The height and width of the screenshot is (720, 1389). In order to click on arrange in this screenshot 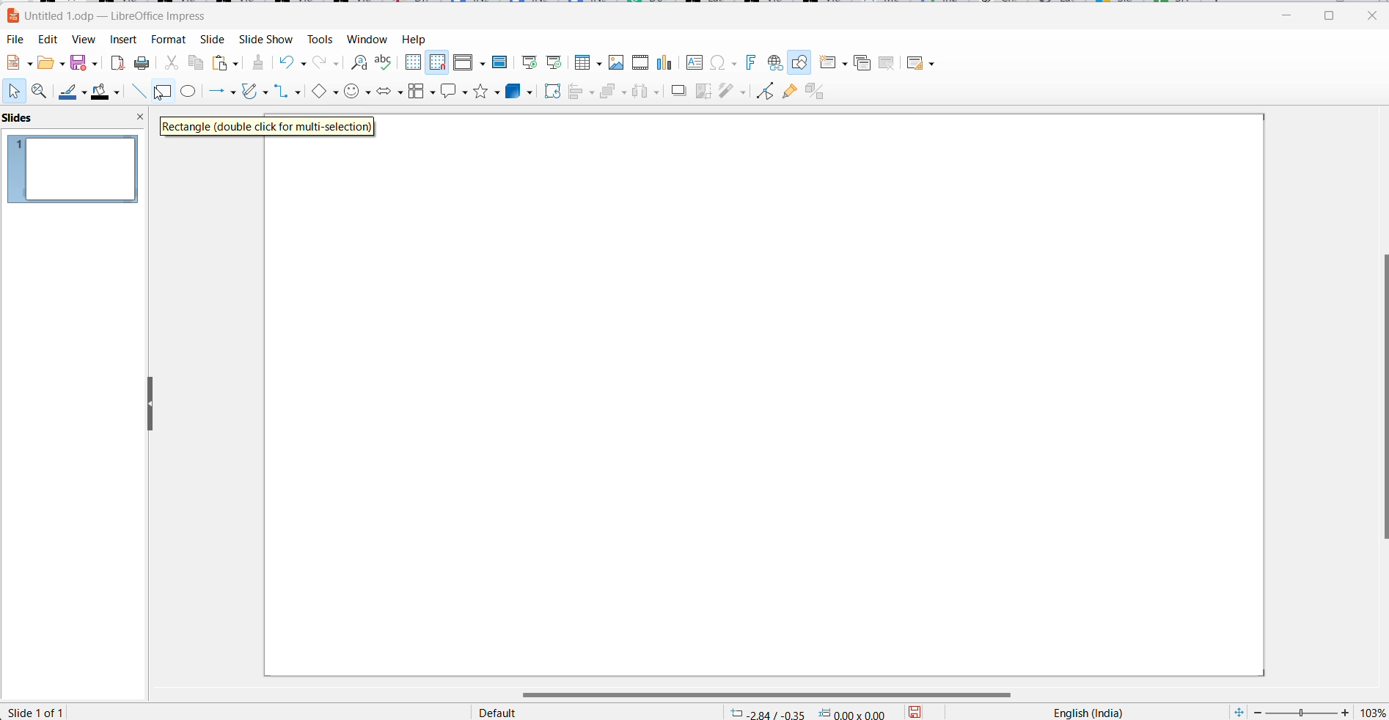, I will do `click(613, 92)`.